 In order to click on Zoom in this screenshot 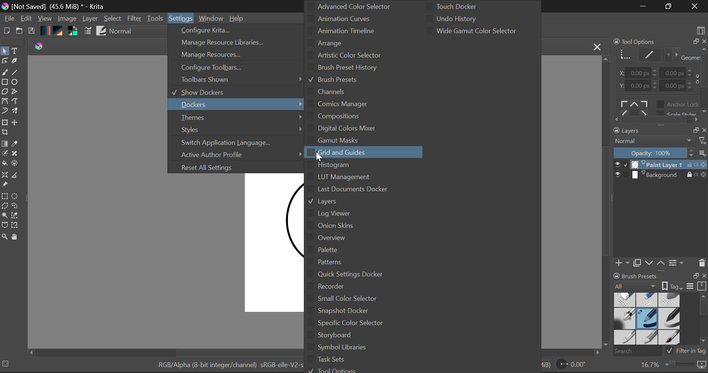, I will do `click(4, 236)`.